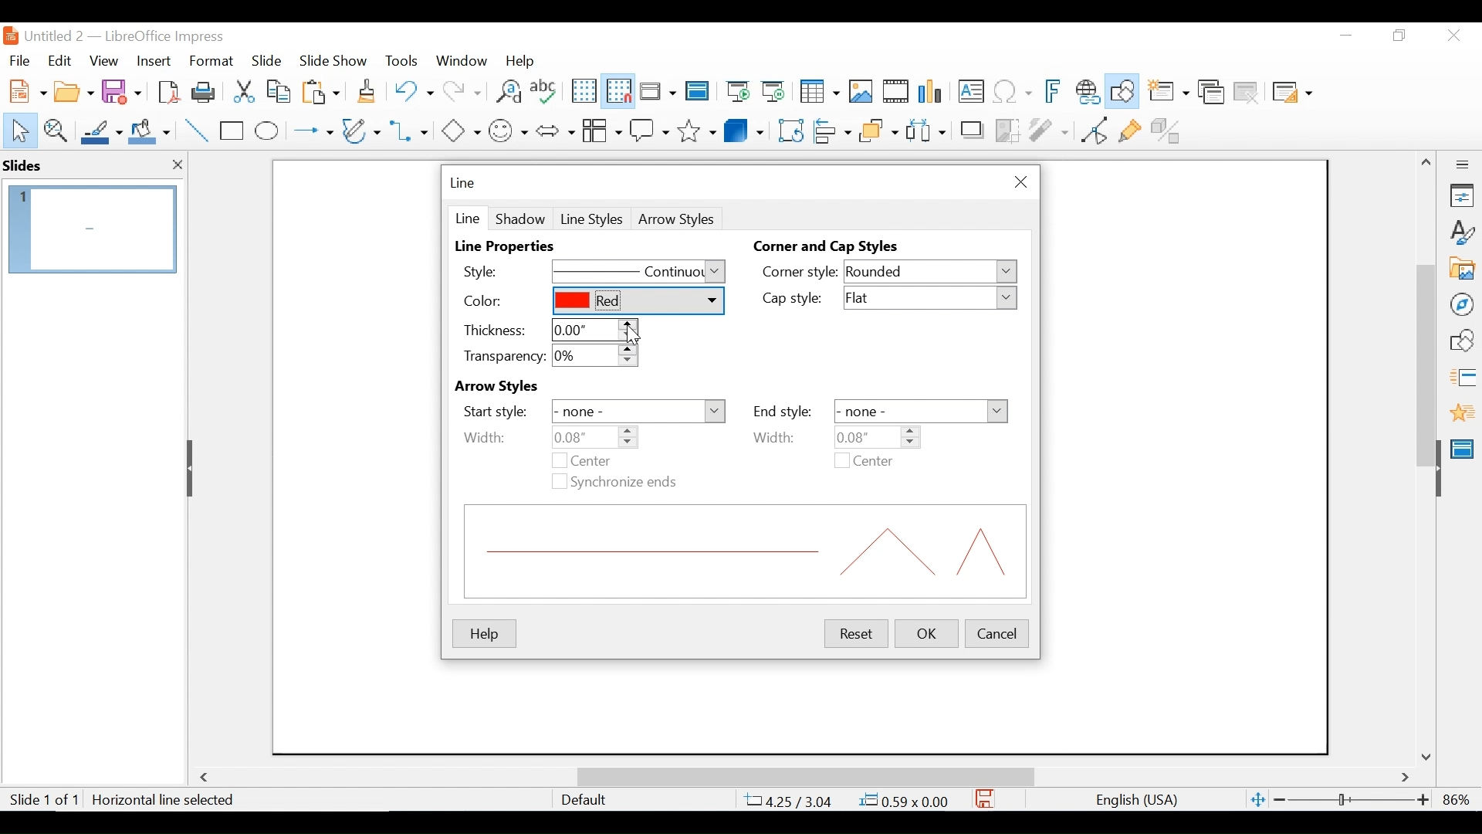  I want to click on Open, so click(73, 90).